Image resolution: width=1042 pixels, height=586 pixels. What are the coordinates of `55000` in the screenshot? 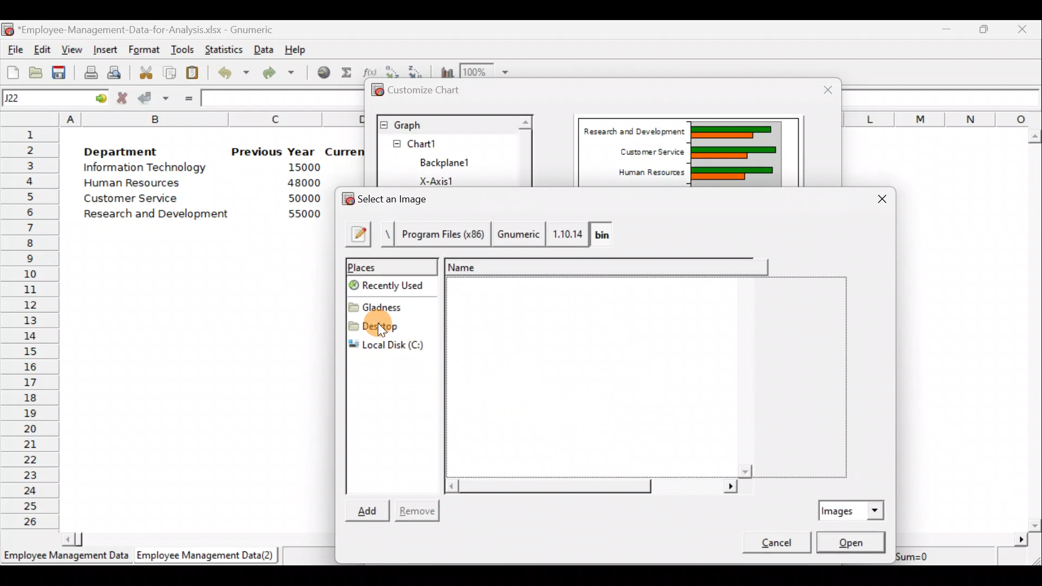 It's located at (303, 215).